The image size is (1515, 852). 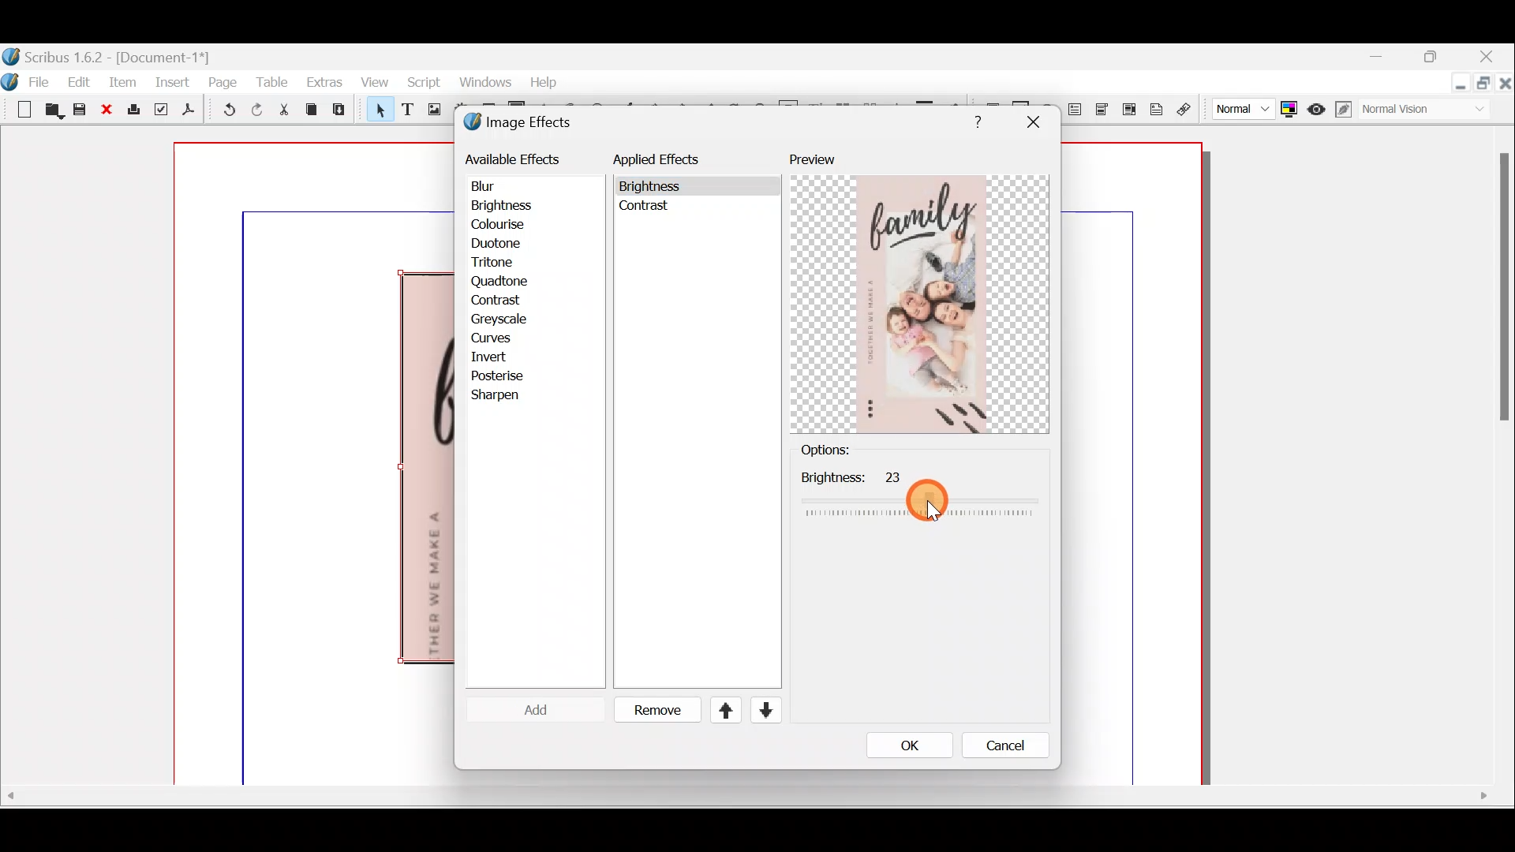 I want to click on Available effects, so click(x=515, y=158).